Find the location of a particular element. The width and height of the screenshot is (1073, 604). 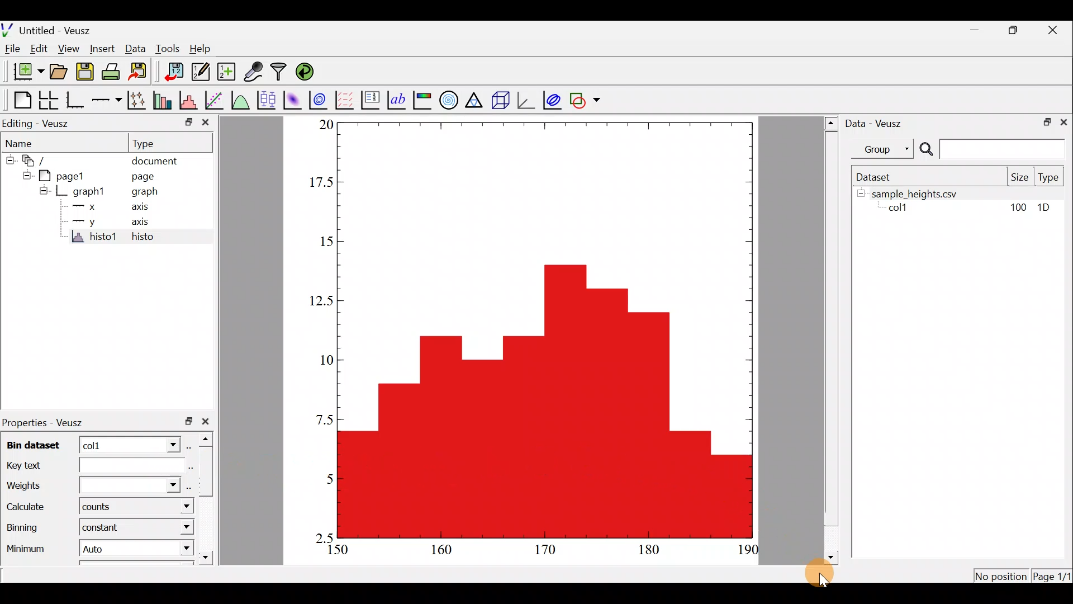

plot bar charts is located at coordinates (163, 101).